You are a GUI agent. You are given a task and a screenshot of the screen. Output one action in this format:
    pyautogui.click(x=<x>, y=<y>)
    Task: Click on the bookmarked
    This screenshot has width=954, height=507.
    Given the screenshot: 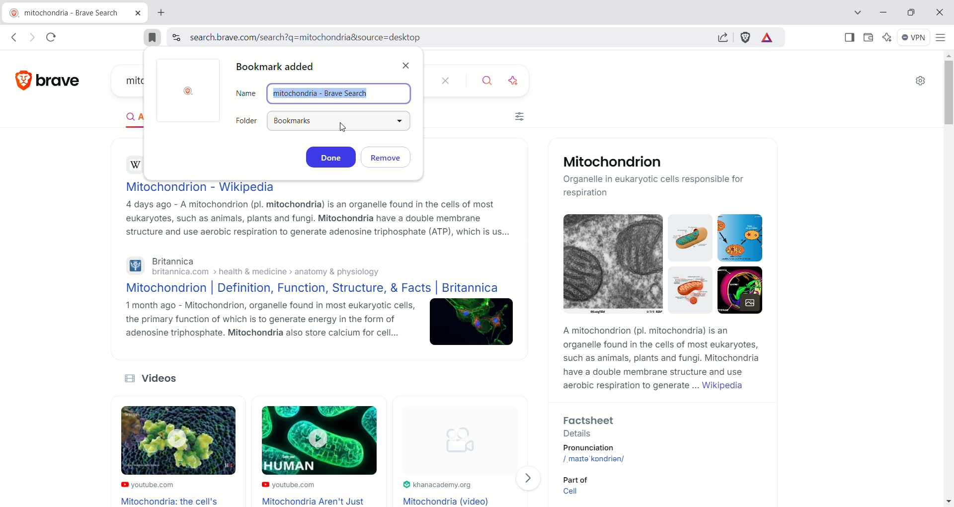 What is the action you would take?
    pyautogui.click(x=153, y=38)
    